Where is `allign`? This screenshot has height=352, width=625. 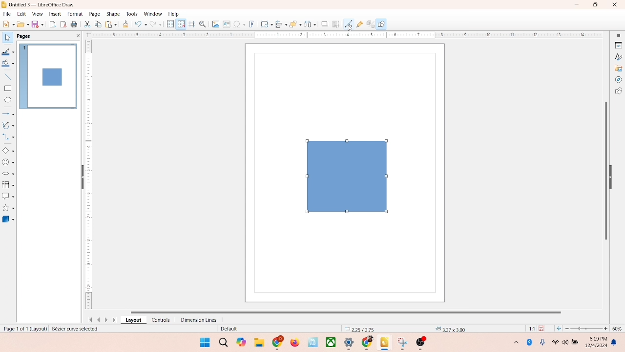
allign is located at coordinates (279, 23).